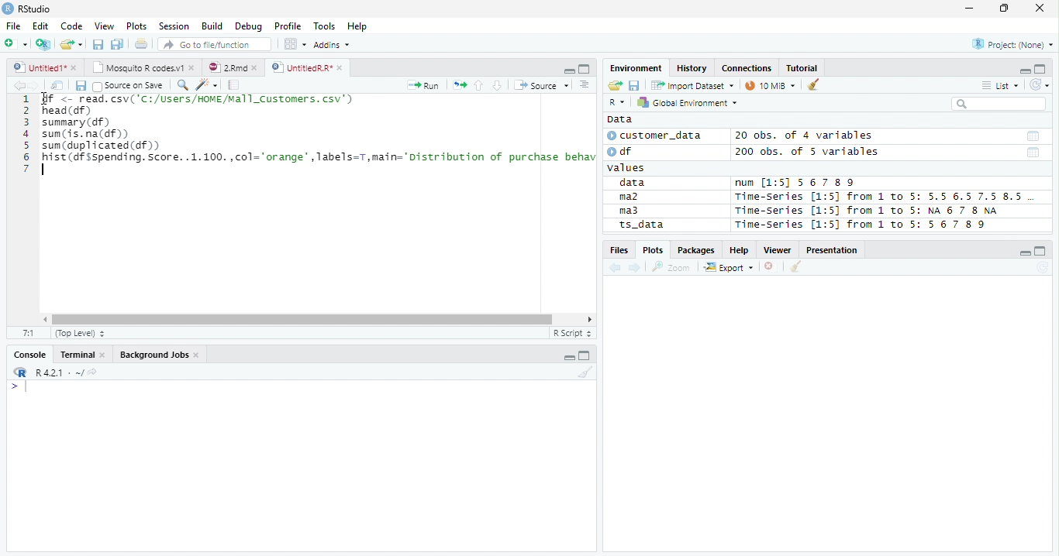  Describe the element at coordinates (862, 225) in the screenshot. I see `Time-Series [1:5] from 1 to 5: 56 7 8 9` at that location.